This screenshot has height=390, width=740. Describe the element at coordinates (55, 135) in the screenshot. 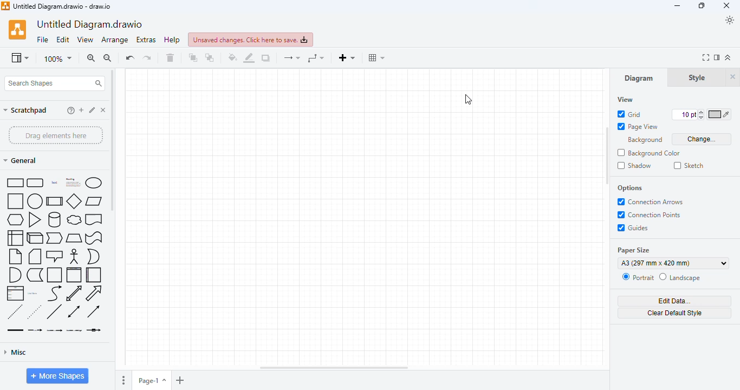

I see `drag elements here` at that location.